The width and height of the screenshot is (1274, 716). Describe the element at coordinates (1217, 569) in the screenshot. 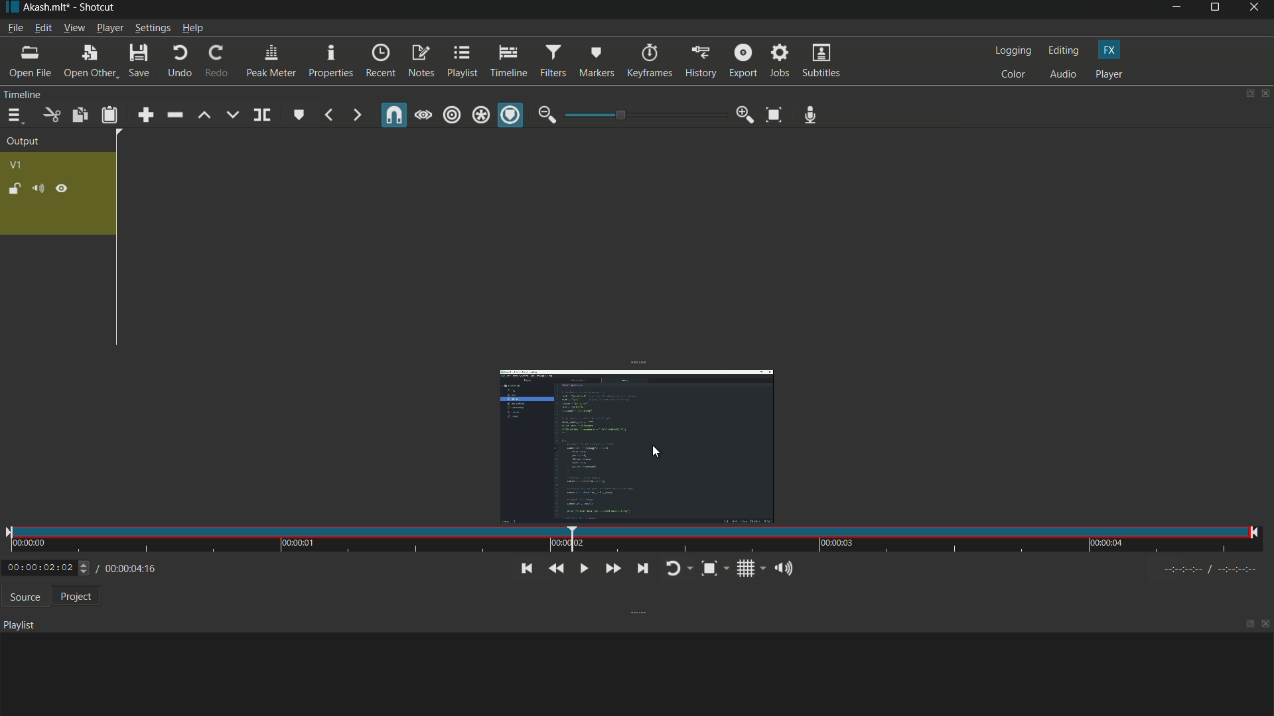

I see `timecodes` at that location.